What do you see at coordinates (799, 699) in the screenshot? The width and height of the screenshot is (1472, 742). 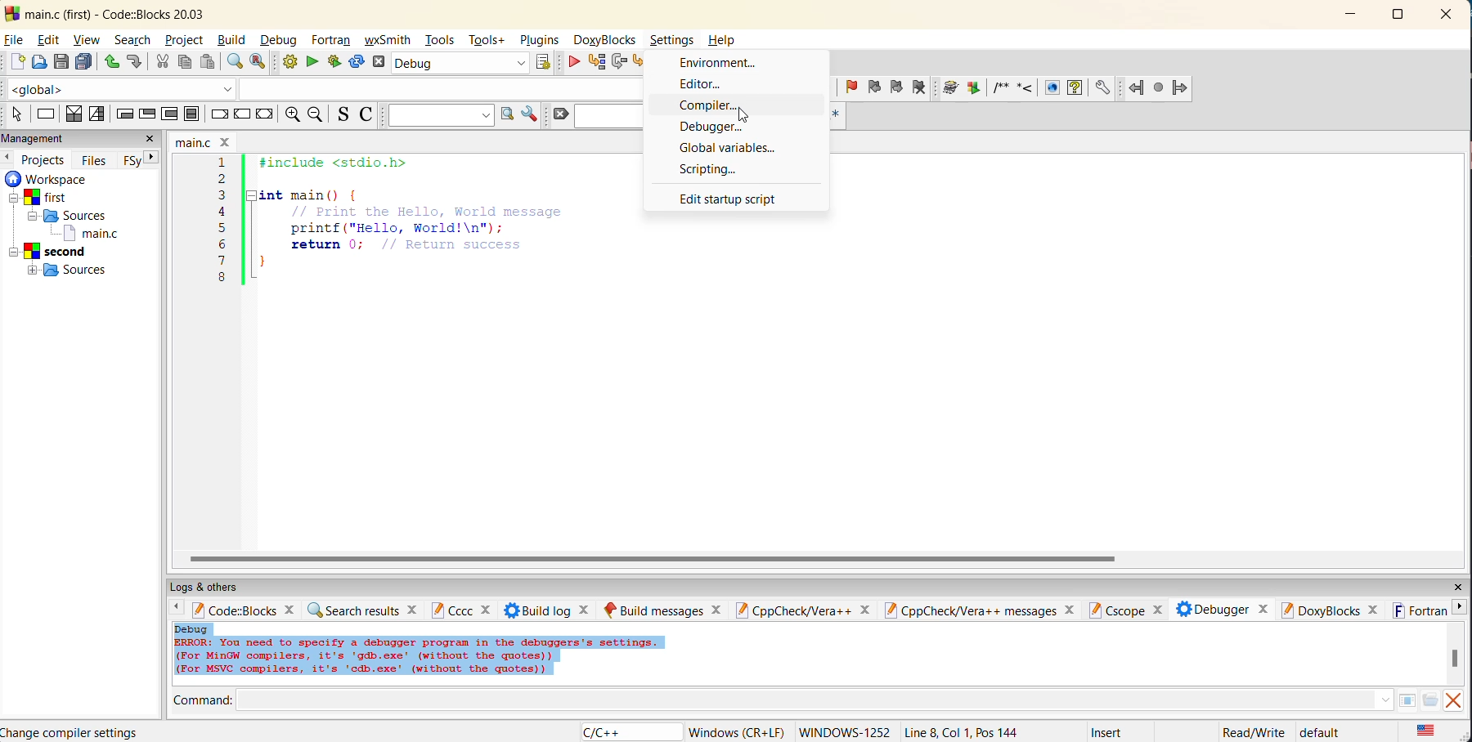 I see `command` at bounding box center [799, 699].